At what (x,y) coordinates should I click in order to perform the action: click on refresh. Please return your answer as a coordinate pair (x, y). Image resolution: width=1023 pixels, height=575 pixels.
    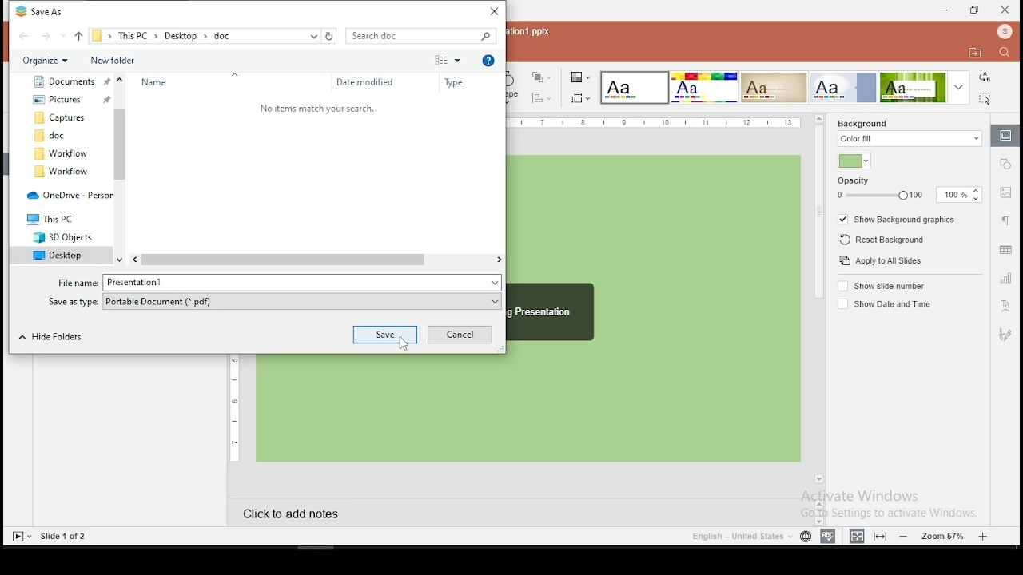
    Looking at the image, I should click on (331, 36).